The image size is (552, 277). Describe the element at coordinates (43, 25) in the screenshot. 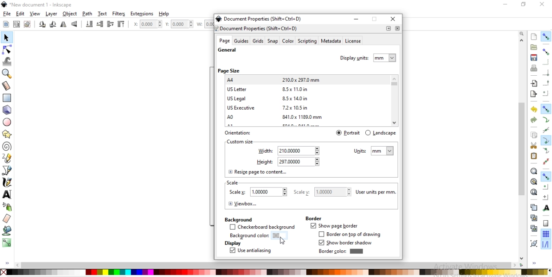

I see `rotate 90 clockwise` at that location.